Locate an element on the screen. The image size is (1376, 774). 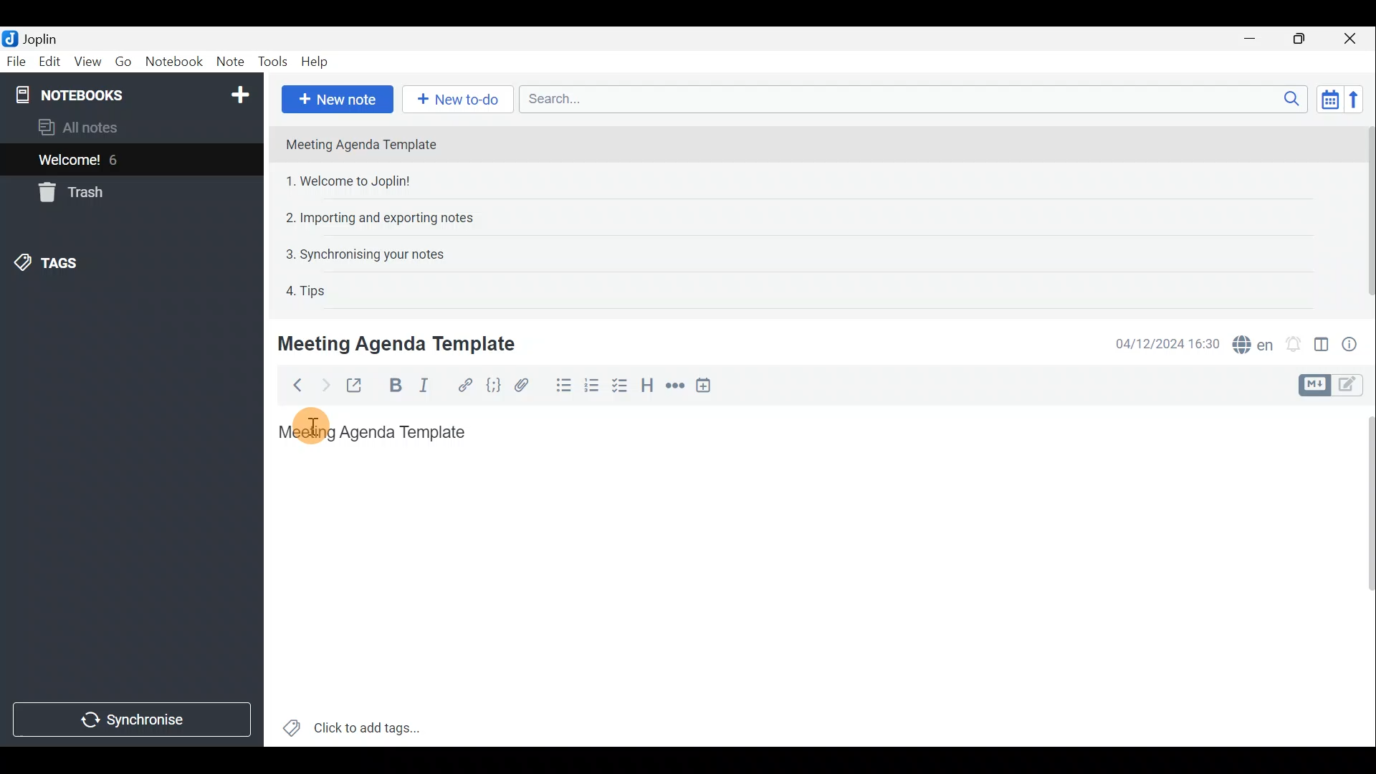
Horizontal rule is located at coordinates (677, 388).